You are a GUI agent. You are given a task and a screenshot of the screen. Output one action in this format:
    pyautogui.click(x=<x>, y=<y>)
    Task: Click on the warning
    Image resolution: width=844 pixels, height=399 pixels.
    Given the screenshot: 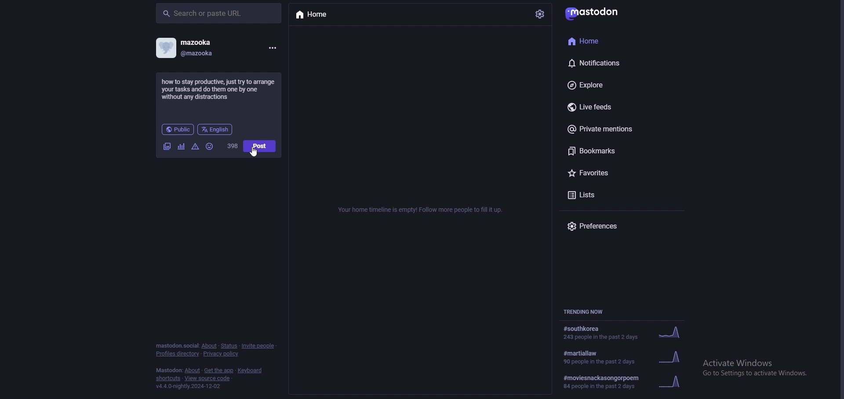 What is the action you would take?
    pyautogui.click(x=196, y=147)
    